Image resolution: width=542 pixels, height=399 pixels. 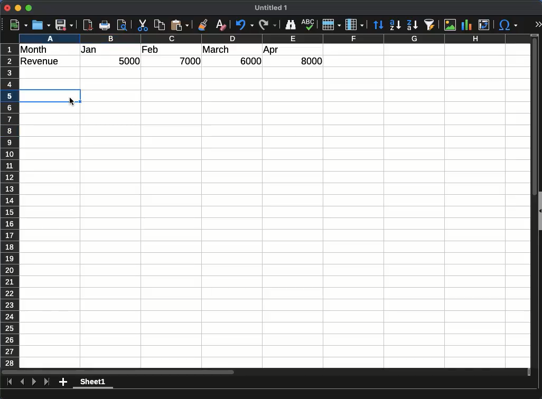 What do you see at coordinates (46, 382) in the screenshot?
I see `last sheet` at bounding box center [46, 382].